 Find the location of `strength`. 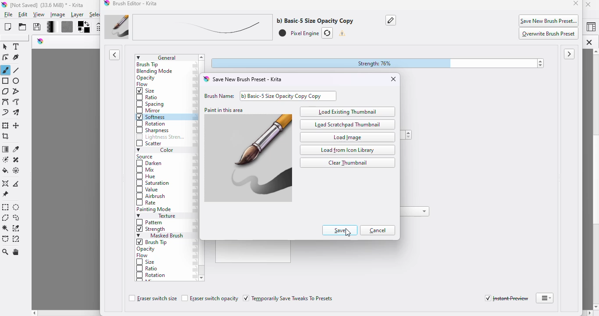

strength is located at coordinates (151, 230).